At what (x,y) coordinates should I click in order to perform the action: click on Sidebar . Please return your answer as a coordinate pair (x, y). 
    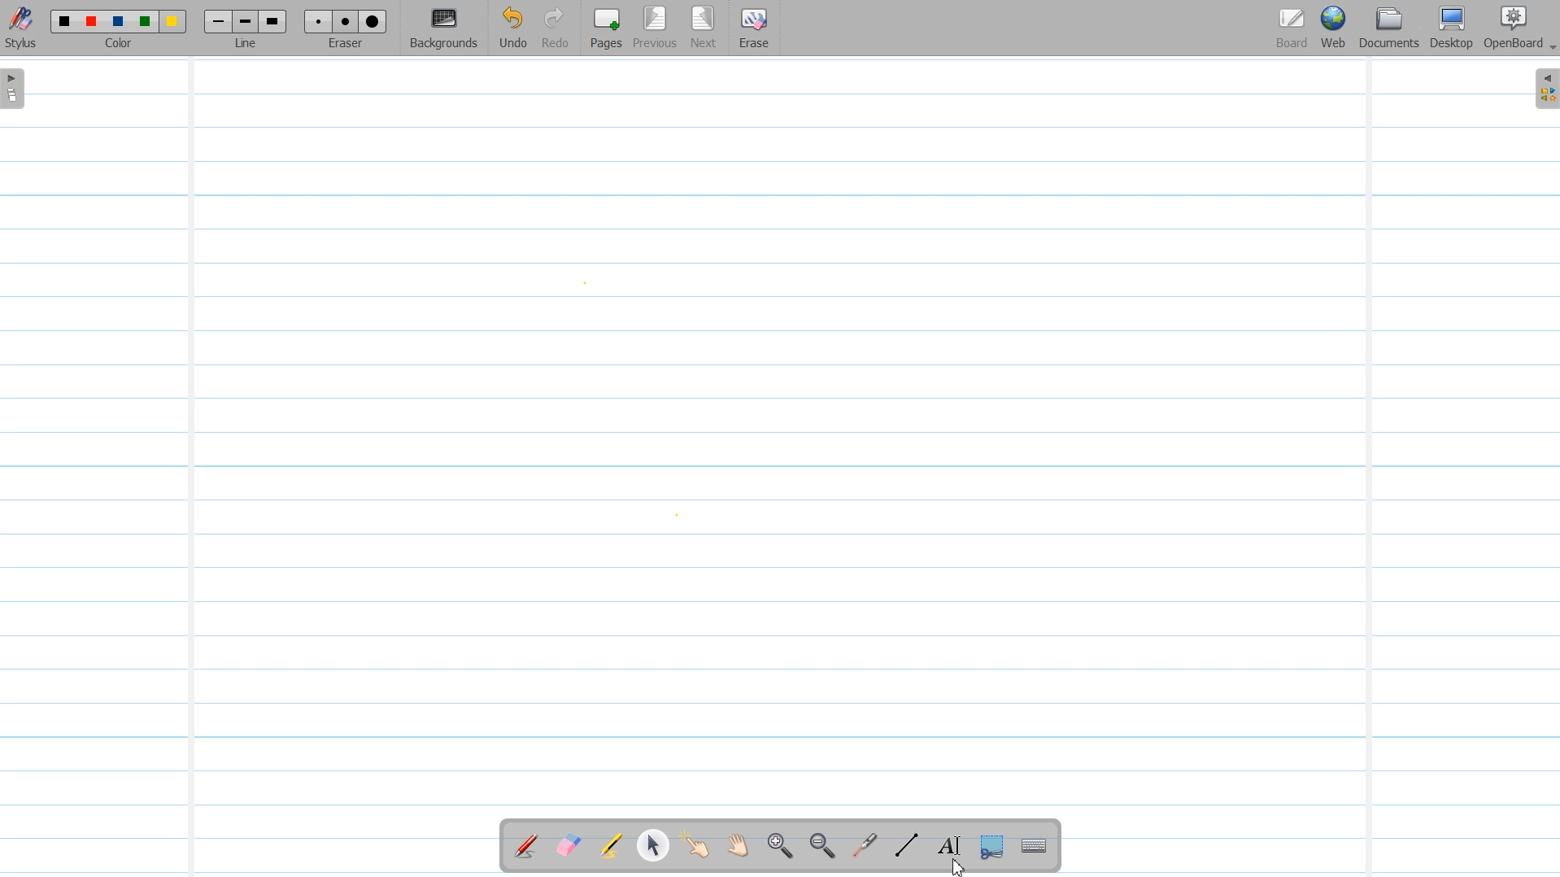
    Looking at the image, I should click on (1544, 89).